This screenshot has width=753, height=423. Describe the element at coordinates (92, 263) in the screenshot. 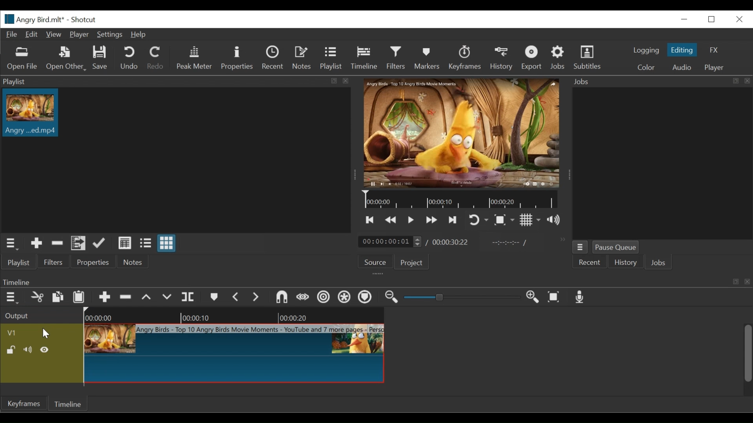

I see `Properties` at that location.